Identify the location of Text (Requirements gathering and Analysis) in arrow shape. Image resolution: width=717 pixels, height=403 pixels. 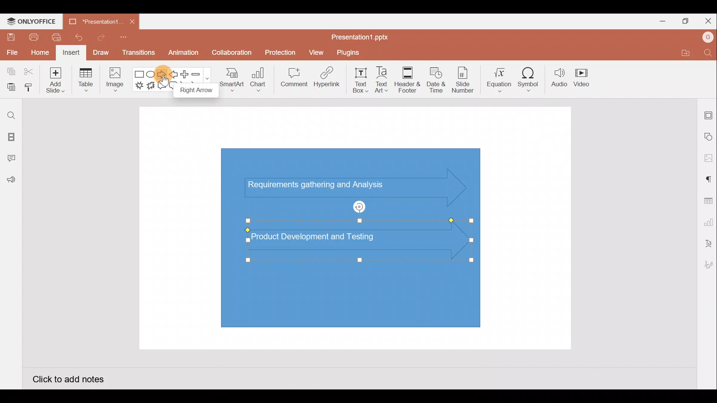
(322, 186).